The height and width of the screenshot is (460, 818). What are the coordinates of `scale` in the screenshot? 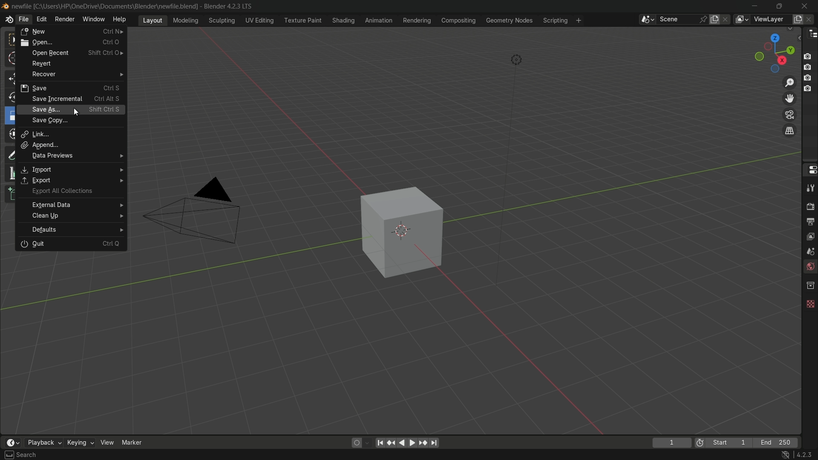 It's located at (12, 115).